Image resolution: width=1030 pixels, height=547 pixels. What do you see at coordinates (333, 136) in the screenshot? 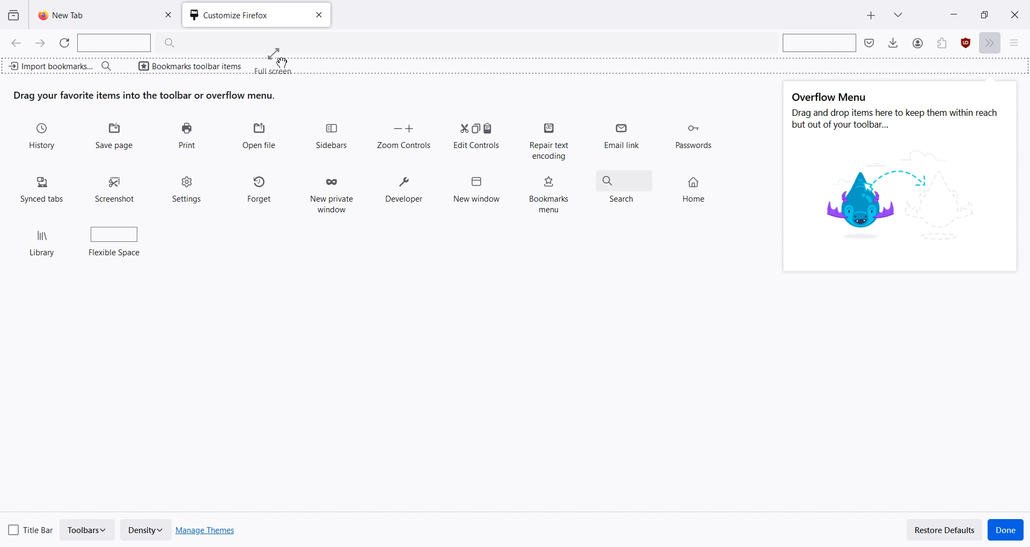
I see `Sidebars` at bounding box center [333, 136].